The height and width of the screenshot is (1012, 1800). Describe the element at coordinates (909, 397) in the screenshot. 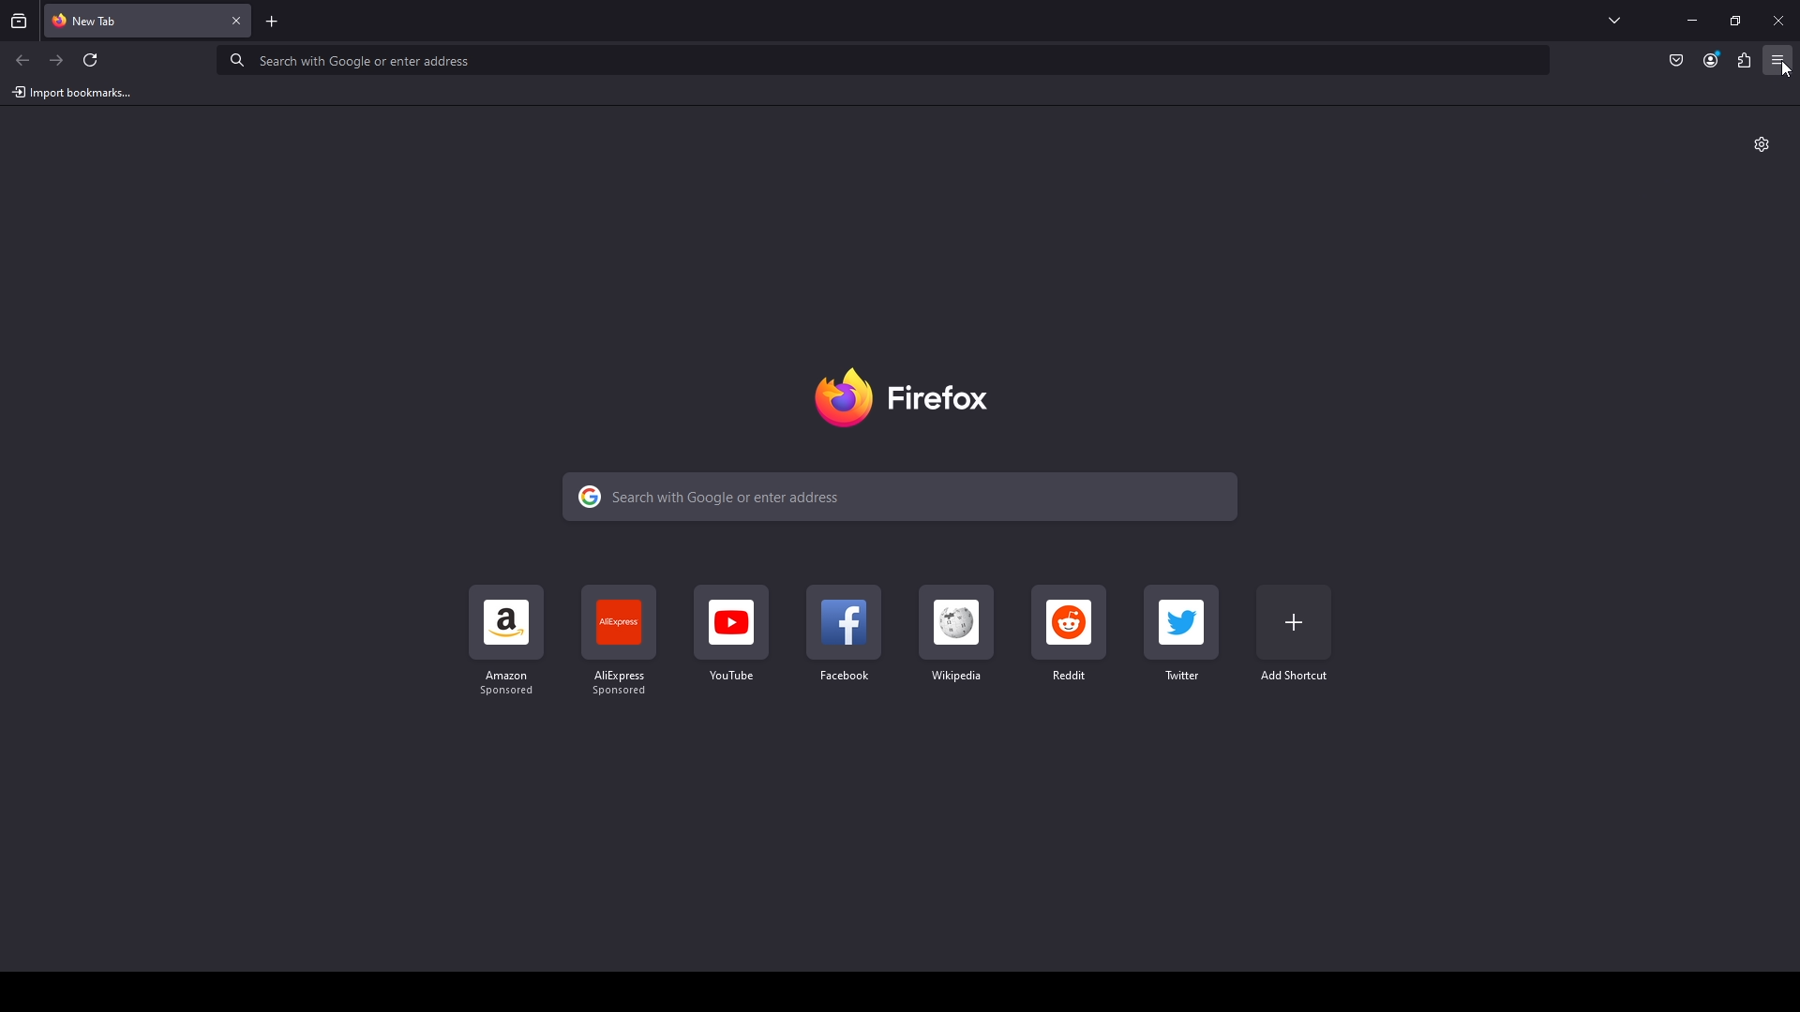

I see `Firefox Image` at that location.